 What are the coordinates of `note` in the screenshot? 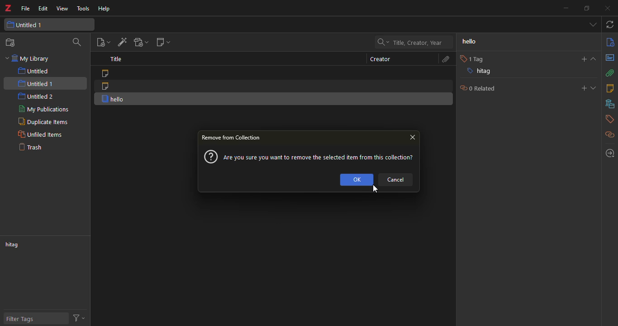 It's located at (105, 74).